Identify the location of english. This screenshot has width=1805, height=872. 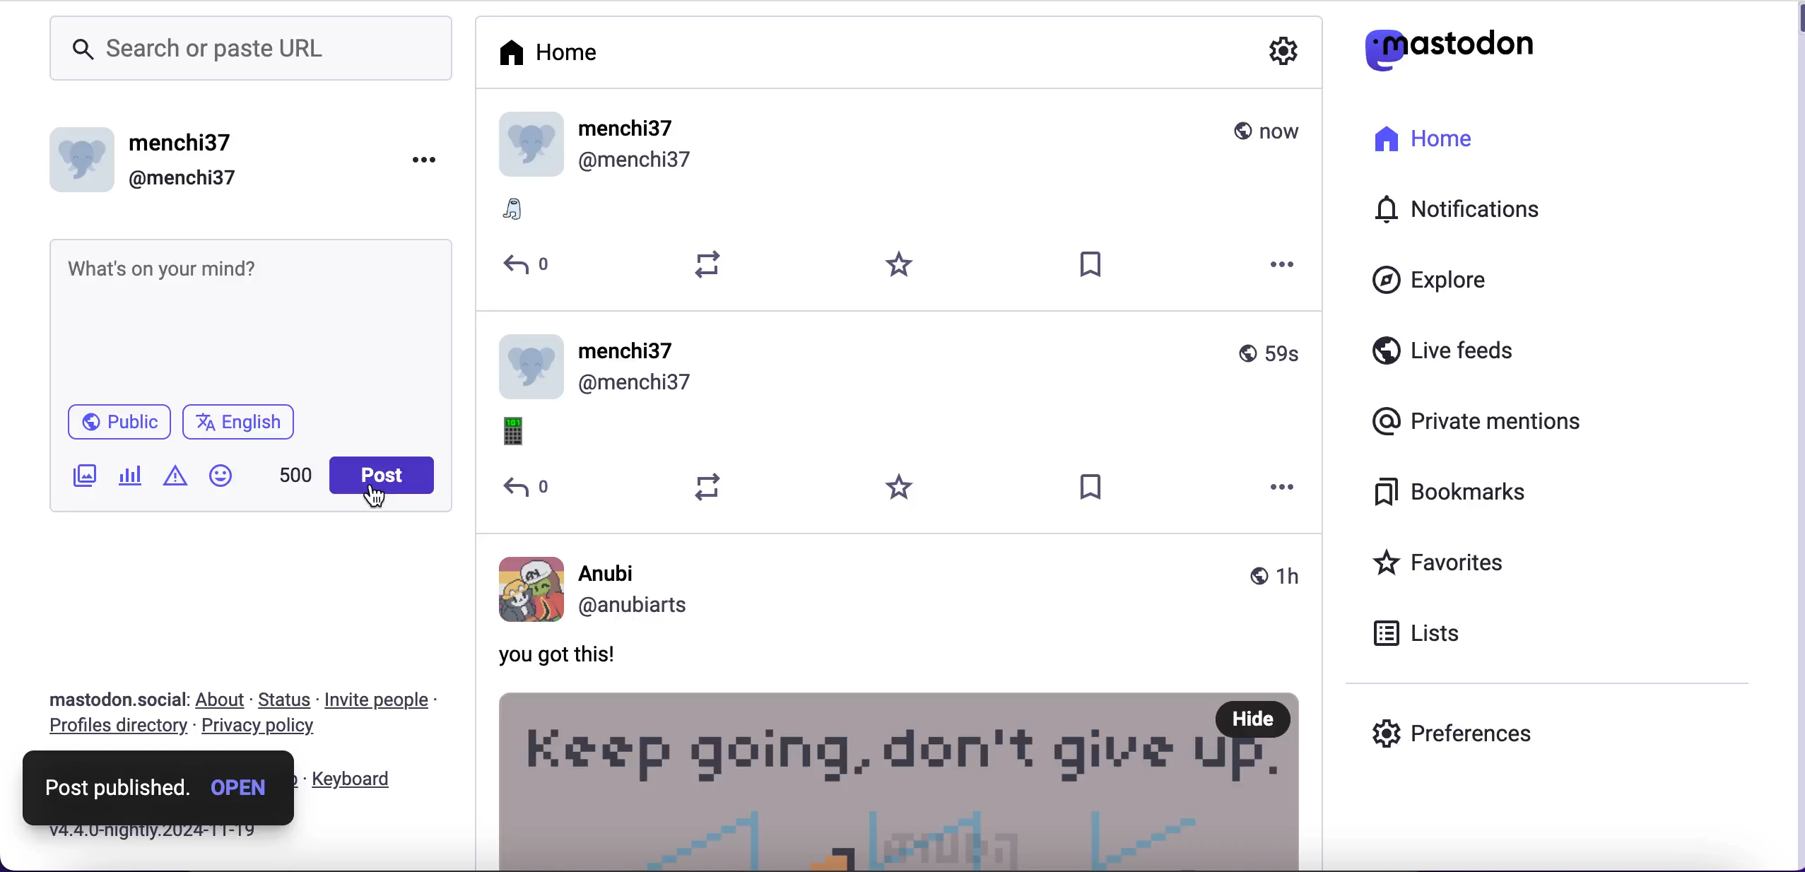
(240, 423).